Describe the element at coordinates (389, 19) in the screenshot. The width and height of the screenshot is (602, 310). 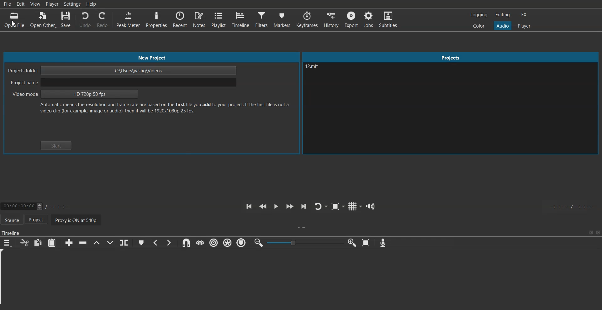
I see `Subtitles` at that location.